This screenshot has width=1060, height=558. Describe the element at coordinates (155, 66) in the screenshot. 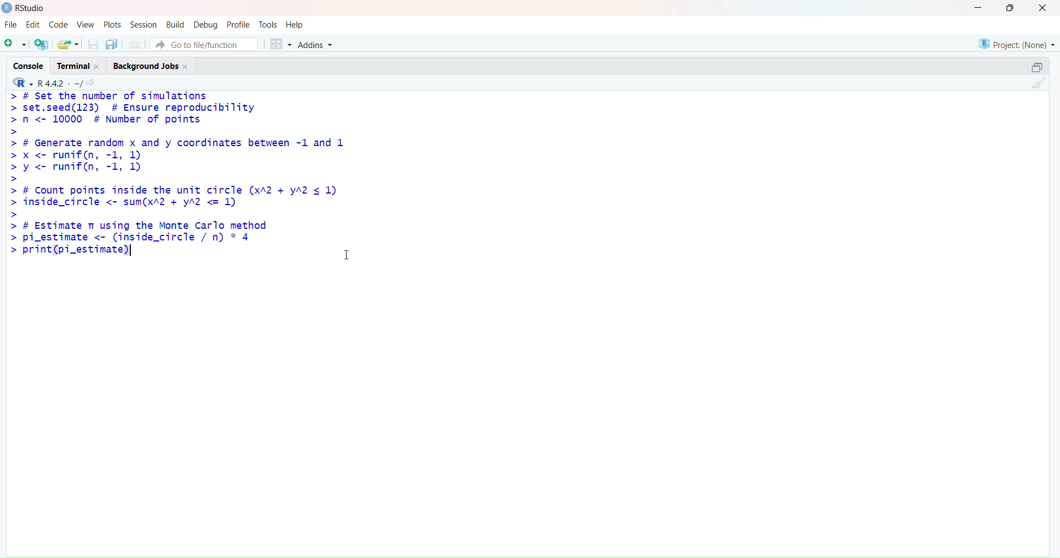

I see `Background Jobs` at that location.